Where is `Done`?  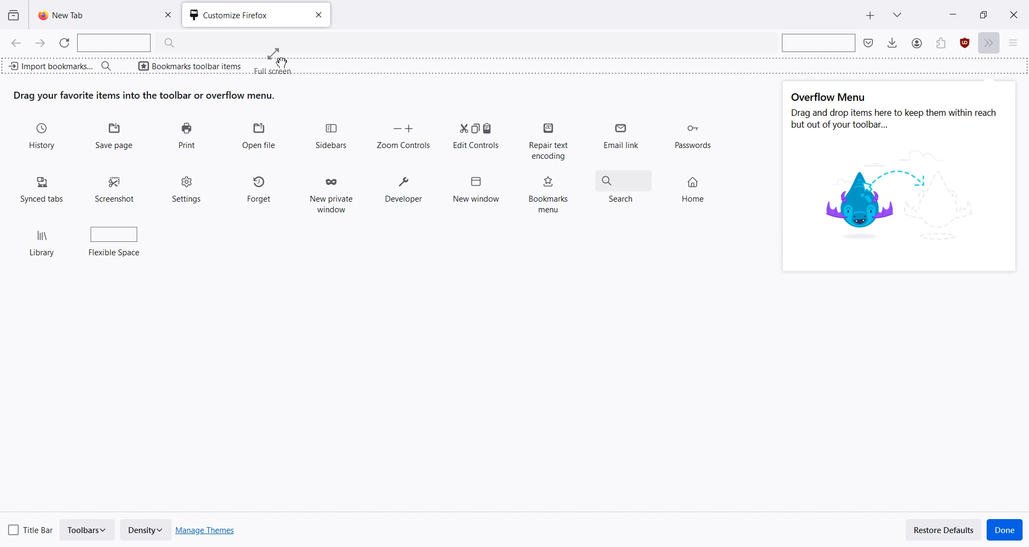
Done is located at coordinates (1005, 530).